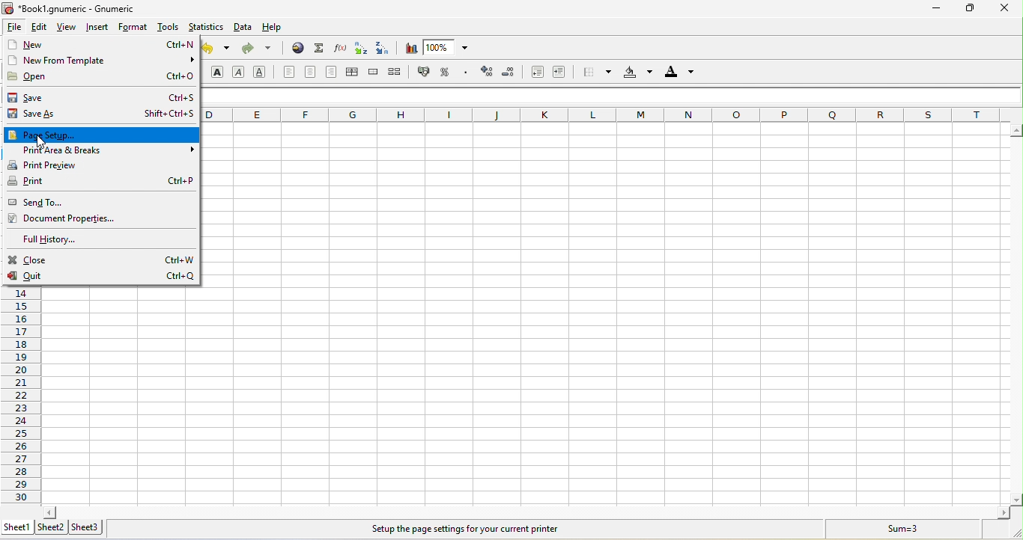  Describe the element at coordinates (510, 73) in the screenshot. I see `decrease the number` at that location.